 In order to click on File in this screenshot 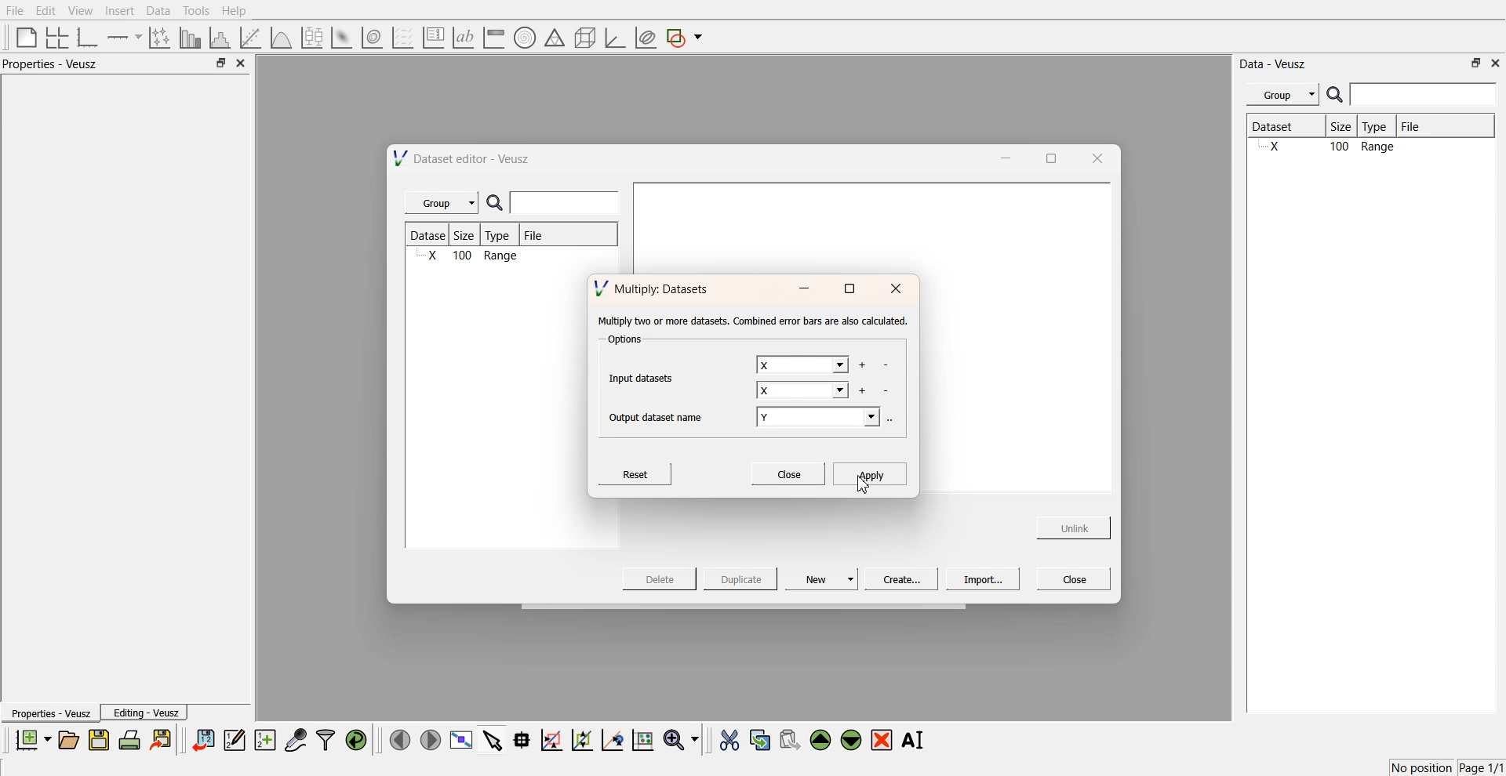, I will do `click(1424, 126)`.